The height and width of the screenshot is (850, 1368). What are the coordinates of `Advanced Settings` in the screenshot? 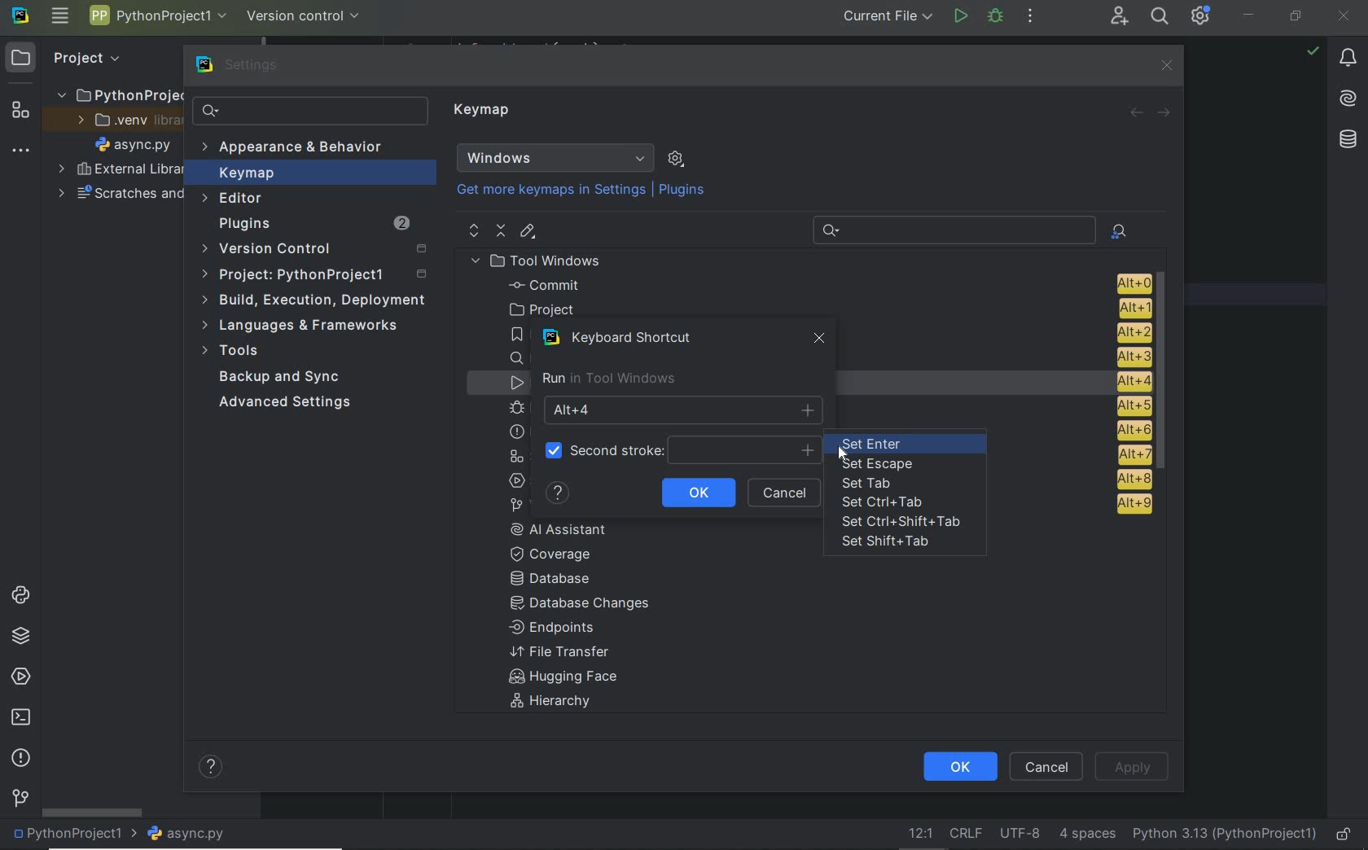 It's located at (288, 403).